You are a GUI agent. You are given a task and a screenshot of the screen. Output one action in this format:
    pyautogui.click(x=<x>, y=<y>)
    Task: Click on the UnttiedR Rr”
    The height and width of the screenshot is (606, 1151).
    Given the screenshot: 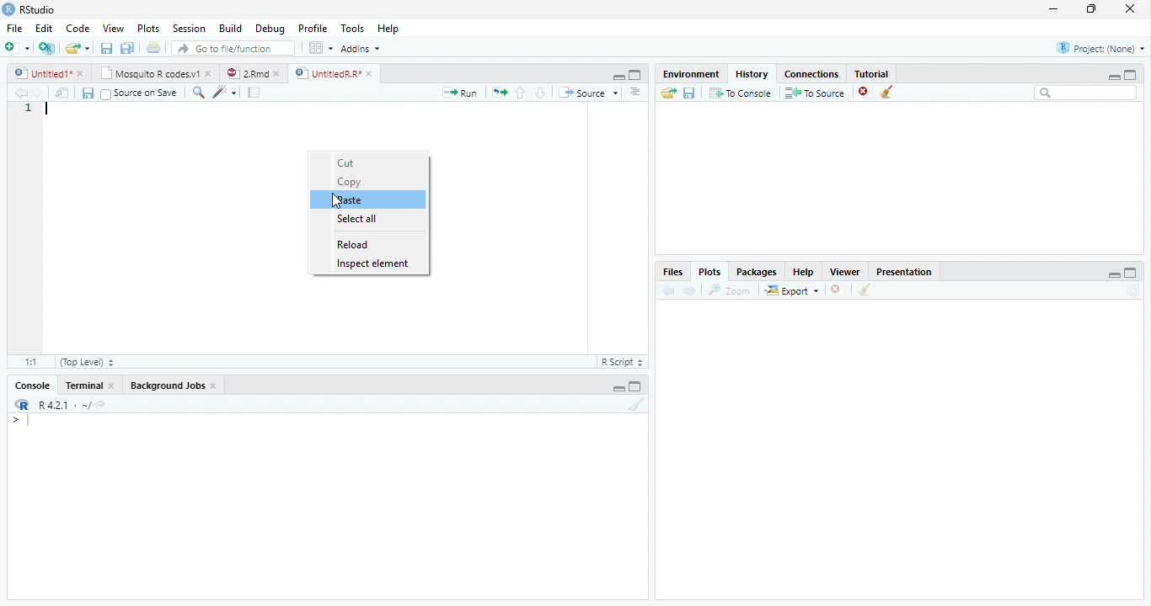 What is the action you would take?
    pyautogui.click(x=326, y=72)
    